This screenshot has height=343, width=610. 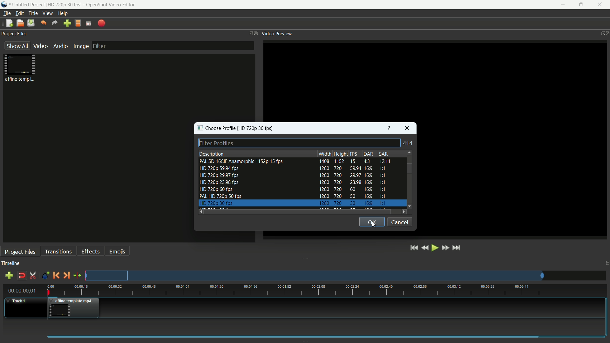 I want to click on profile-2, so click(x=295, y=168).